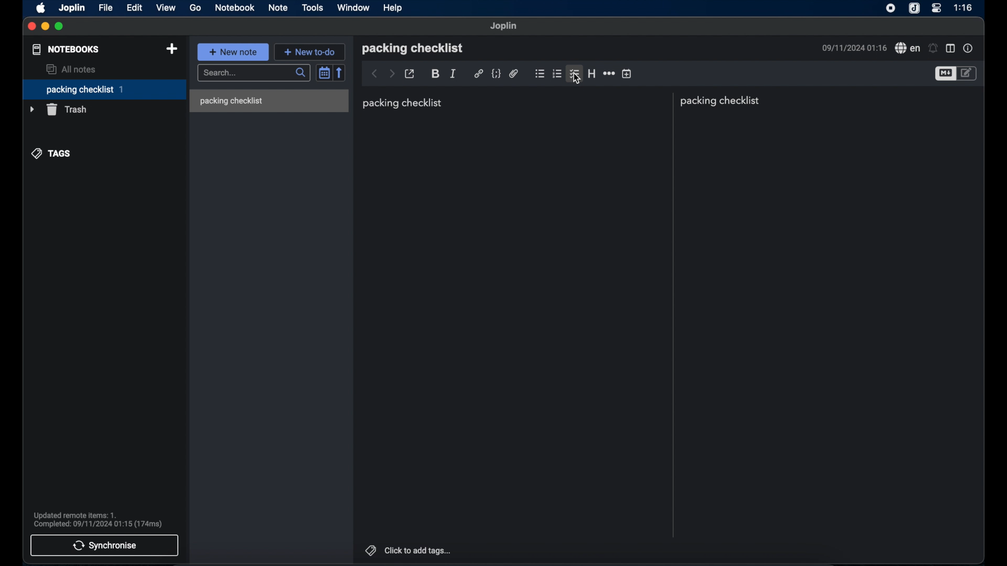 The image size is (1007, 566). What do you see at coordinates (393, 7) in the screenshot?
I see `help` at bounding box center [393, 7].